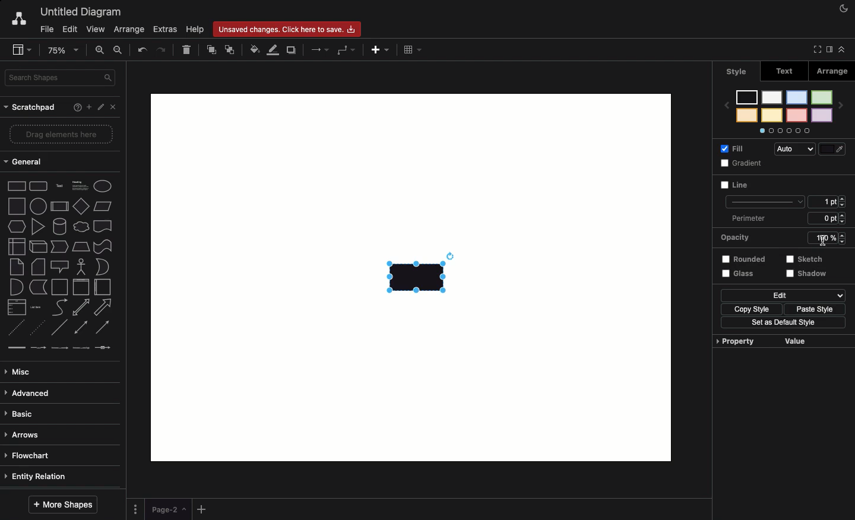 This screenshot has height=520, width=855. Describe the element at coordinates (822, 242) in the screenshot. I see `Cursor` at that location.